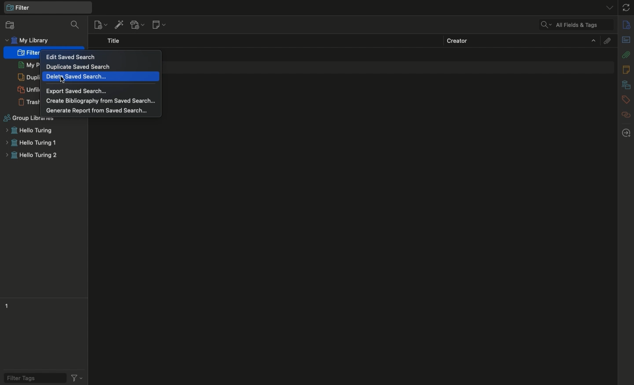 This screenshot has height=385, width=634. What do you see at coordinates (26, 77) in the screenshot?
I see `Duplicate items` at bounding box center [26, 77].